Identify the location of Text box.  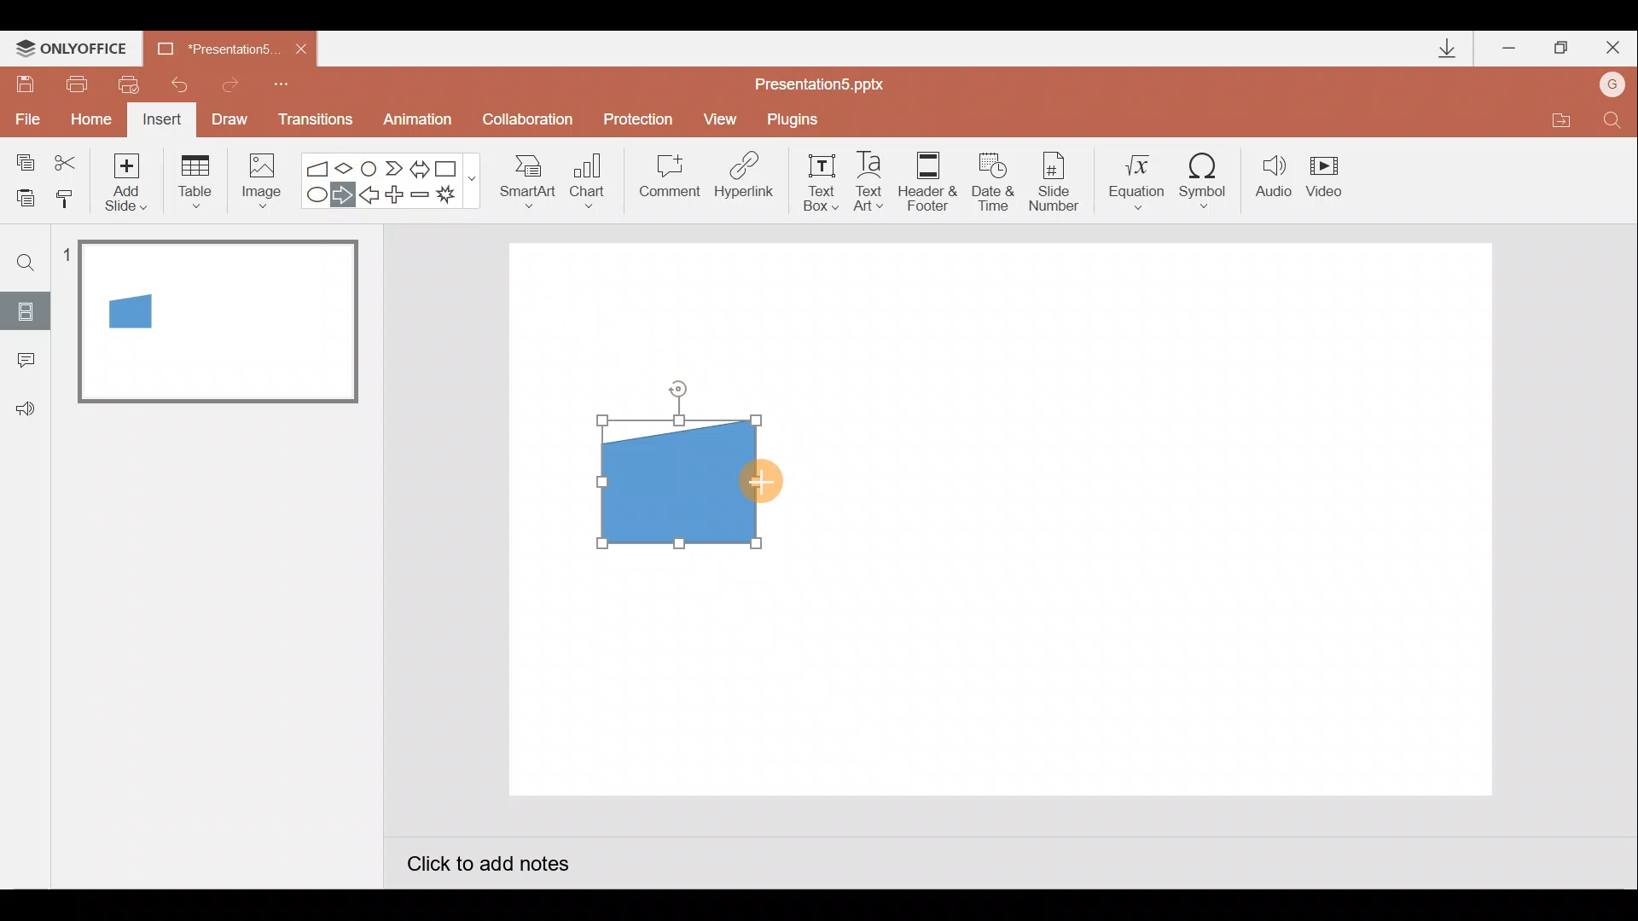
(816, 180).